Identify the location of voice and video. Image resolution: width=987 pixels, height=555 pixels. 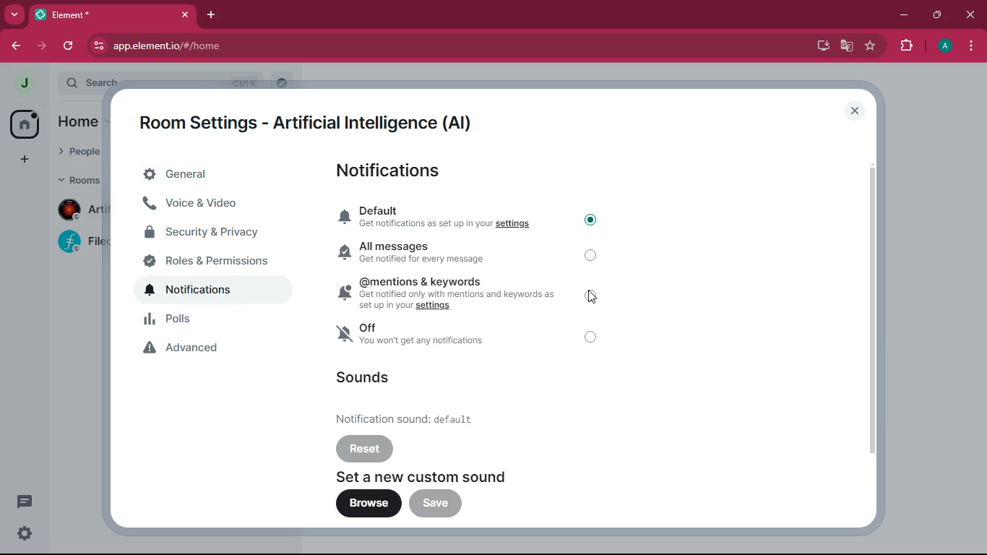
(212, 205).